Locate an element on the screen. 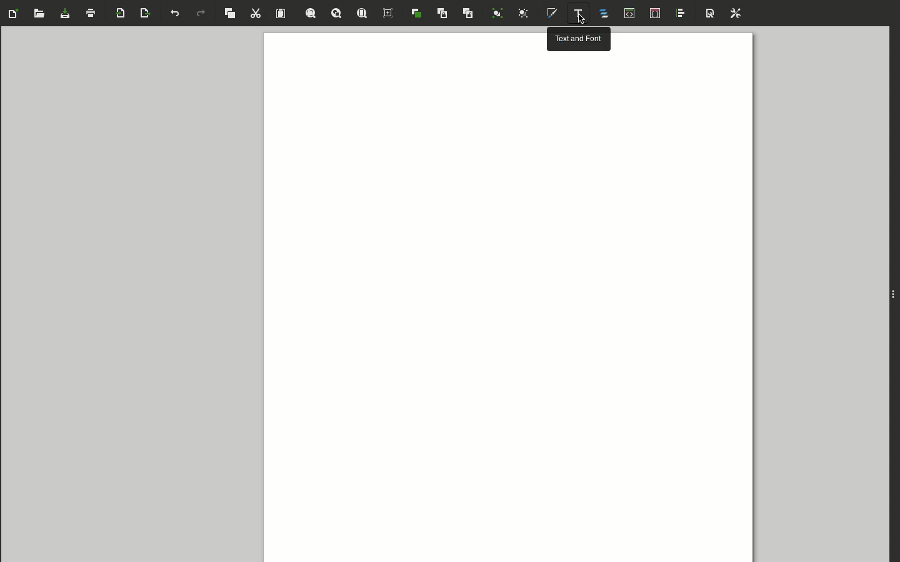 This screenshot has width=900, height=562. Zoom page is located at coordinates (364, 12).